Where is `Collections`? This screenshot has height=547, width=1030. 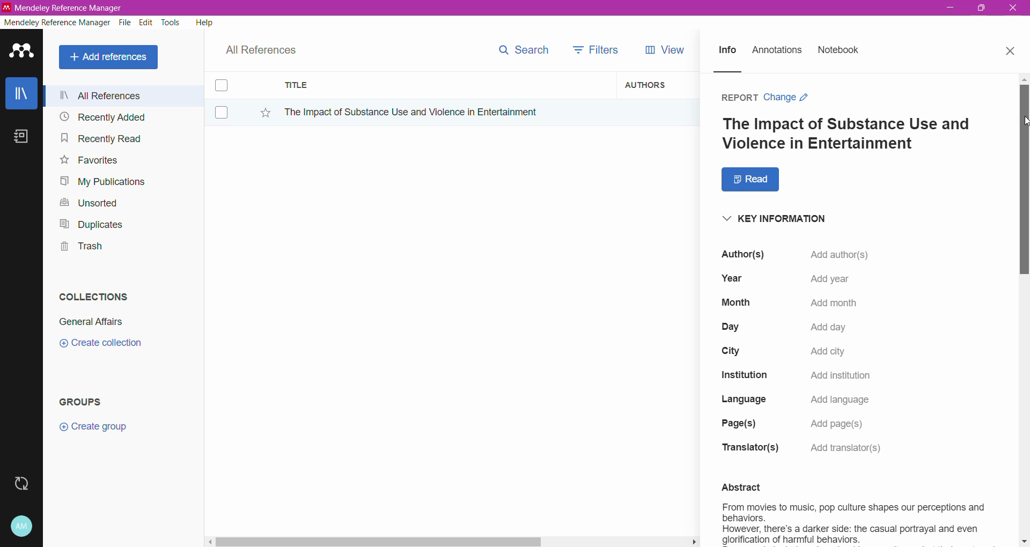 Collections is located at coordinates (91, 294).